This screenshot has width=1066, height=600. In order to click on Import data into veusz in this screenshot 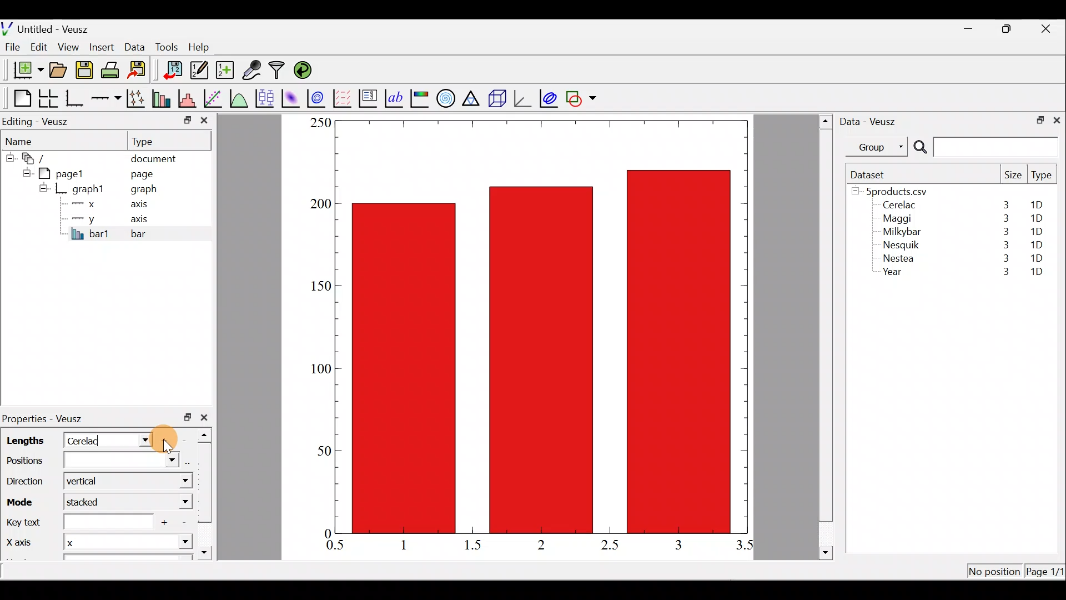, I will do `click(173, 71)`.